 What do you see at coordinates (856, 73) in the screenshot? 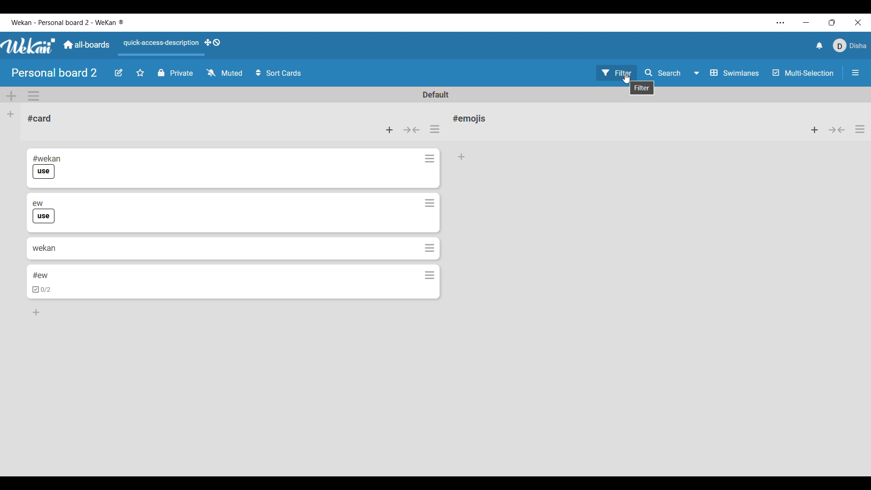
I see `Open/Close sidebar` at bounding box center [856, 73].